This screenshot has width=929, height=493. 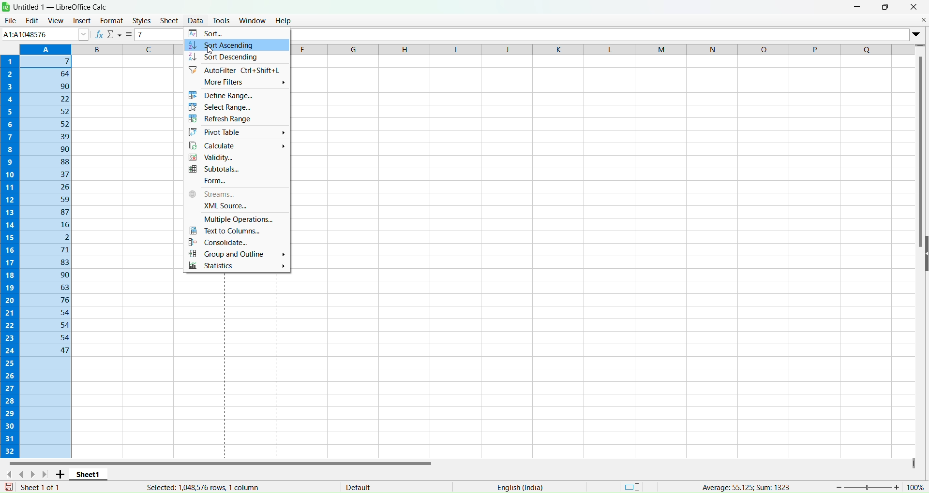 I want to click on Insert, so click(x=80, y=21).